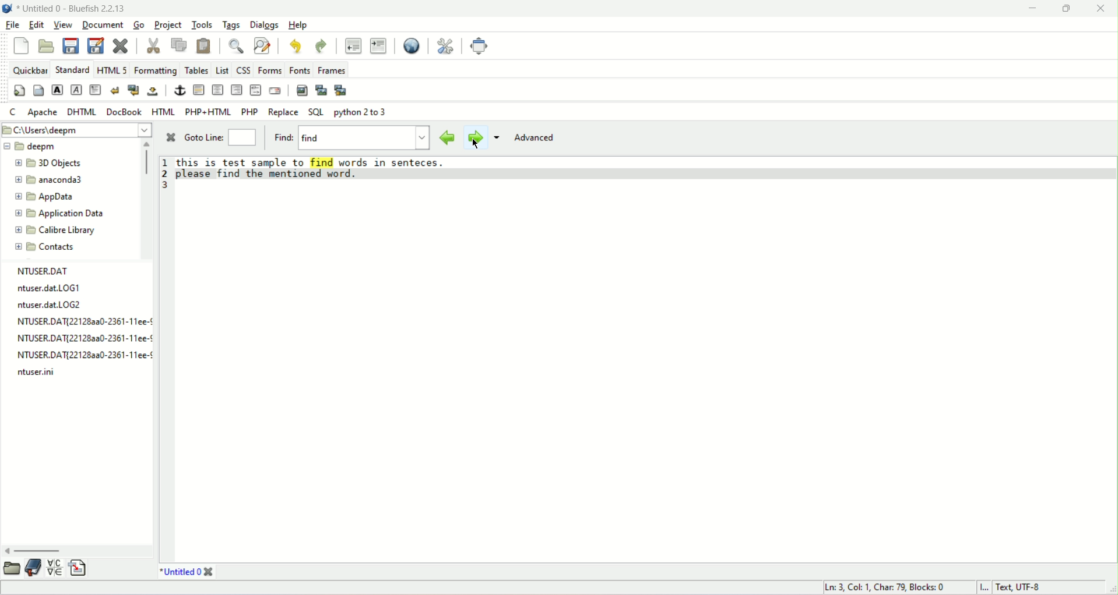  I want to click on documentation, so click(33, 568).